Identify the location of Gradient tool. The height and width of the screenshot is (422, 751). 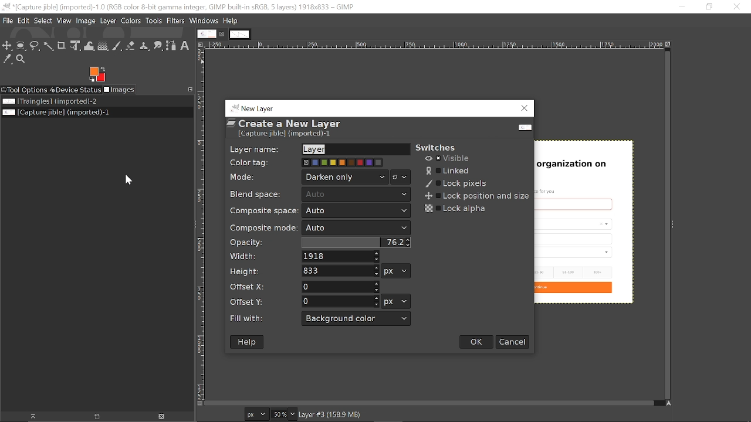
(103, 46).